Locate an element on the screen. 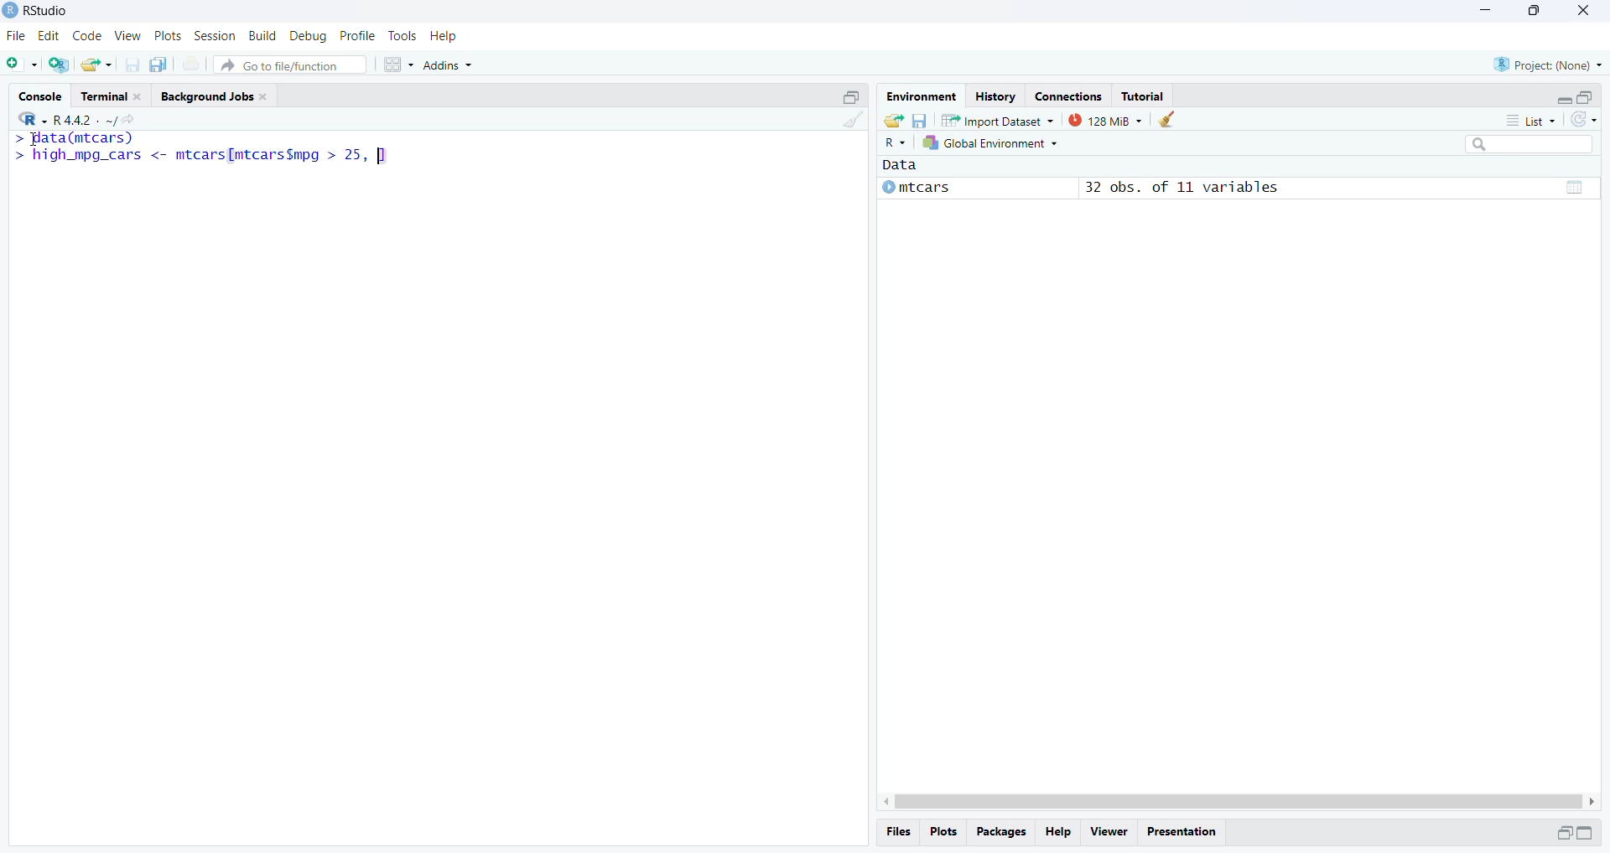 The height and width of the screenshot is (853, 1610). create a project is located at coordinates (61, 65).